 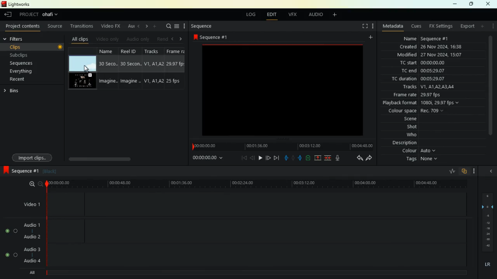 I want to click on maximize, so click(x=472, y=4).